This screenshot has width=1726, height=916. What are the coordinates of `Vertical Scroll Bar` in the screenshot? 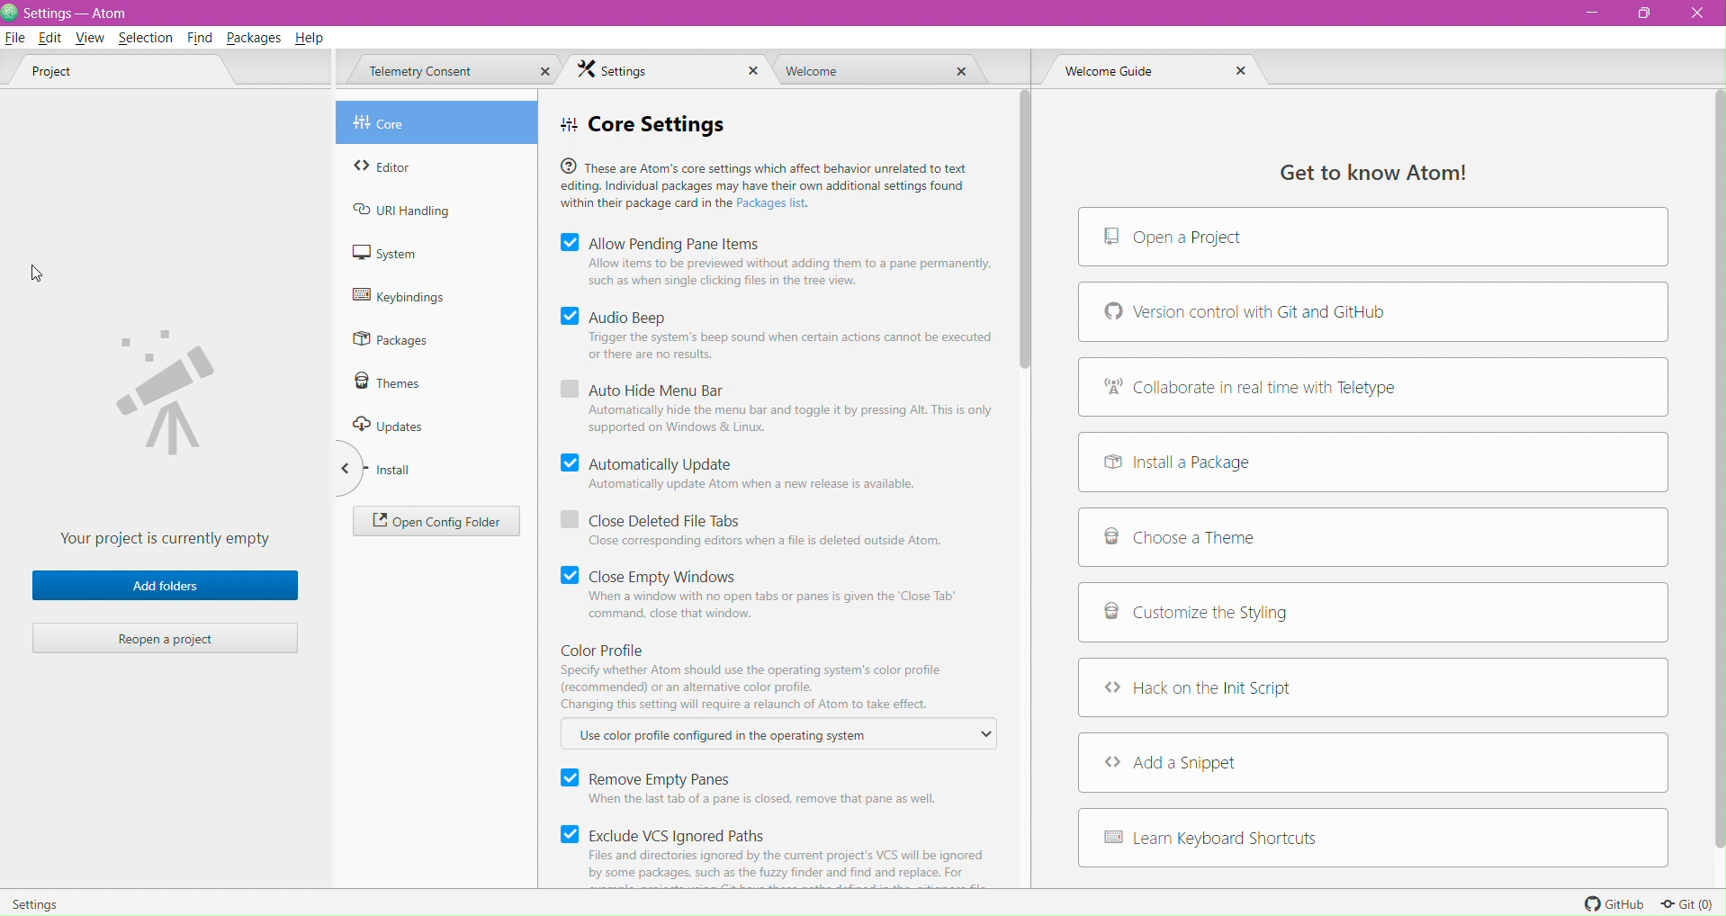 It's located at (1025, 231).